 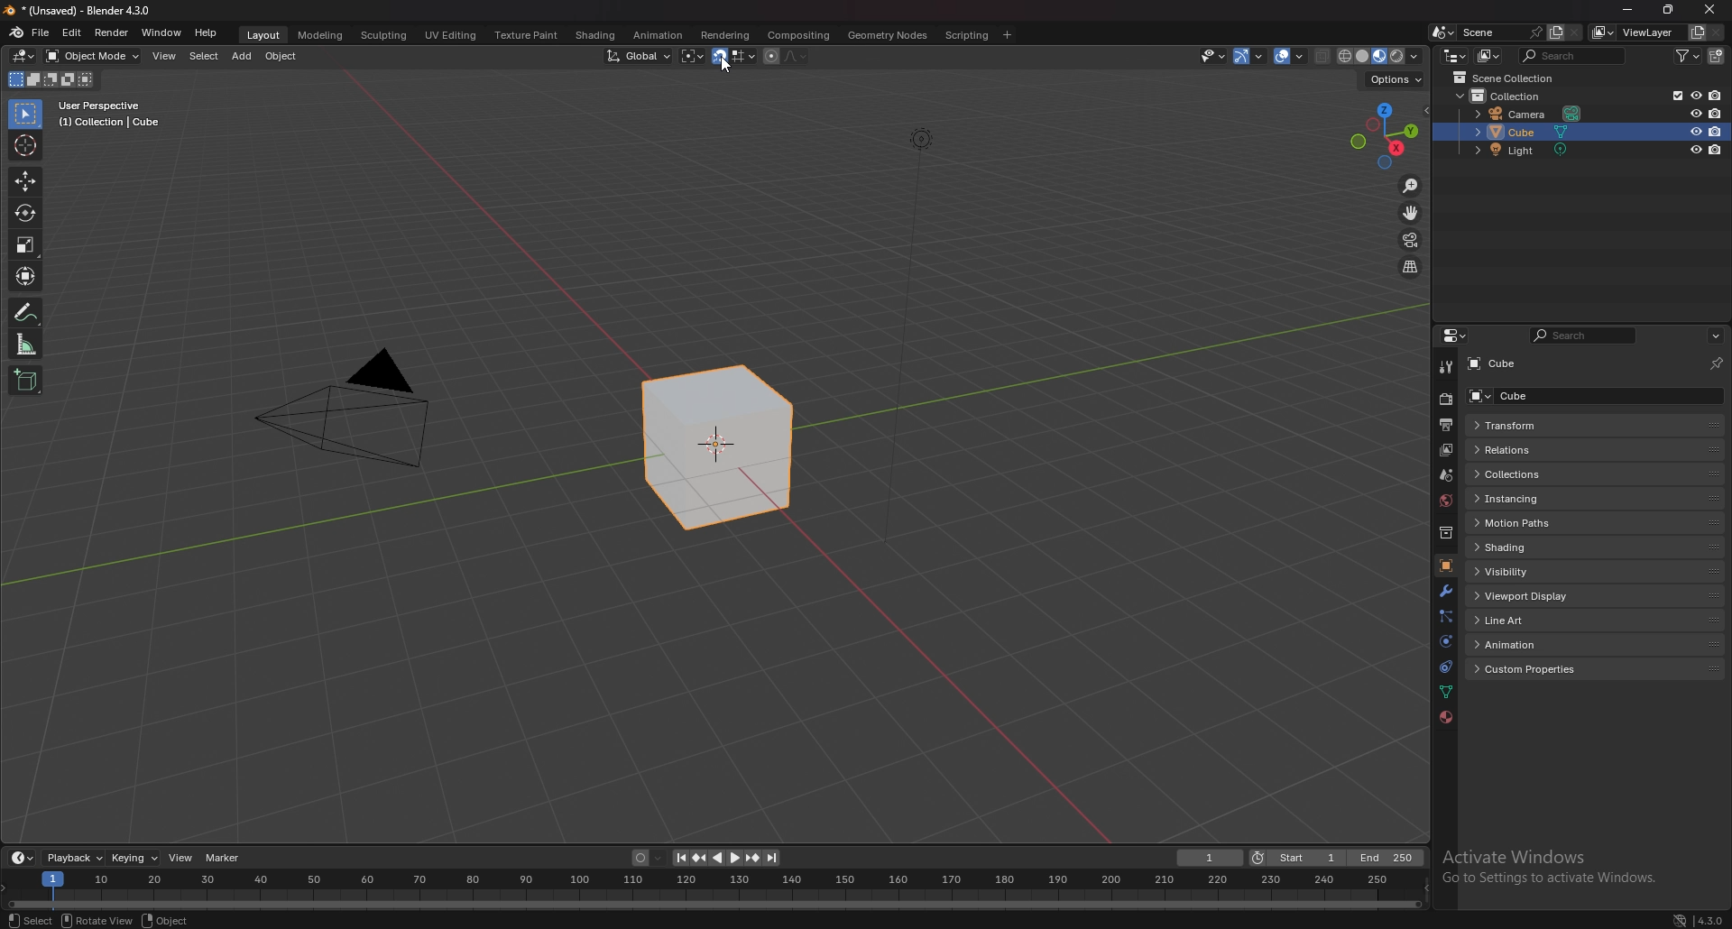 I want to click on jump to previous keyframe, so click(x=702, y=858).